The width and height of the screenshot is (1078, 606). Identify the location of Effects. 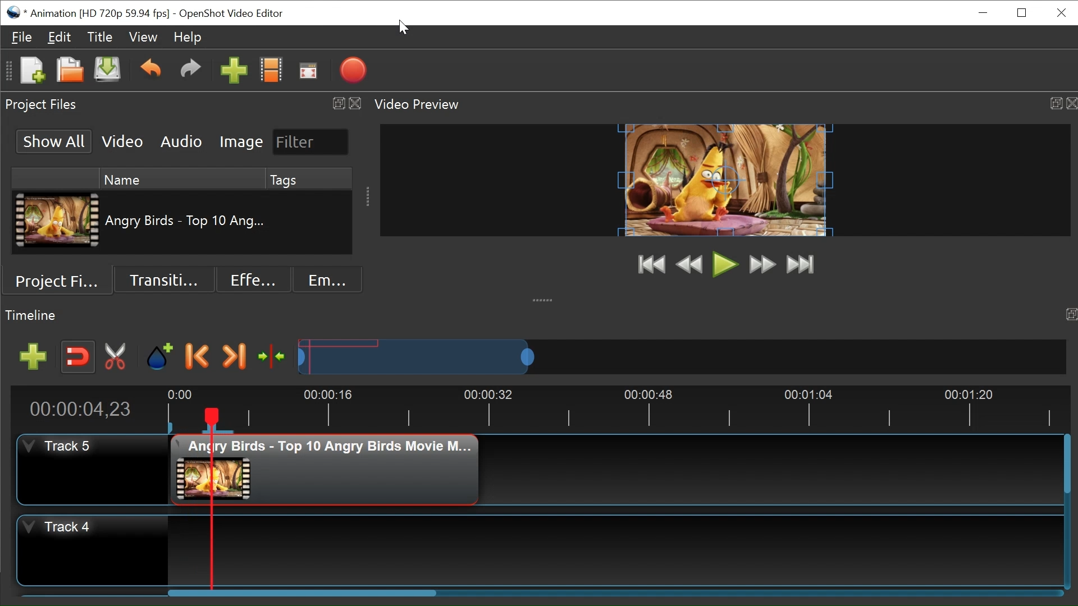
(253, 279).